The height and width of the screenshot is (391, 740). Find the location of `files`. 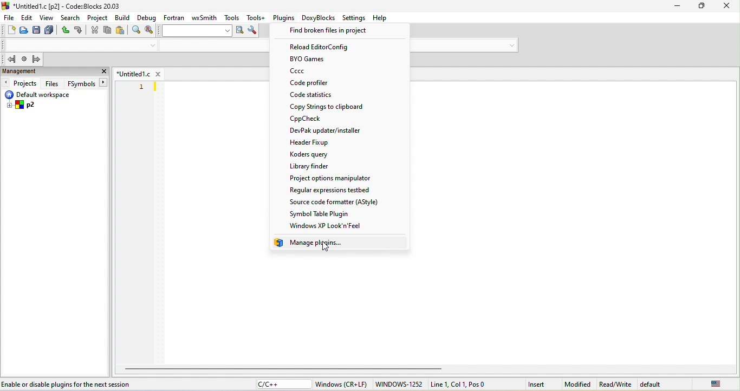

files is located at coordinates (52, 83).